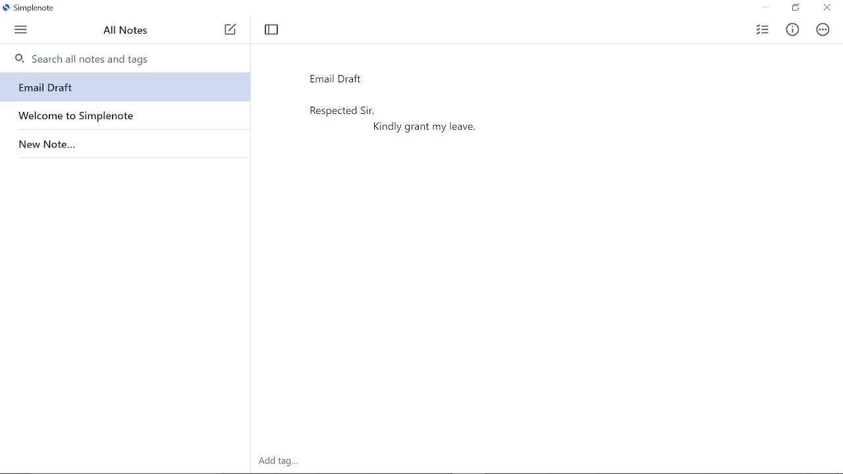 Image resolution: width=843 pixels, height=474 pixels. Describe the element at coordinates (114, 57) in the screenshot. I see `Search all notes and tags` at that location.